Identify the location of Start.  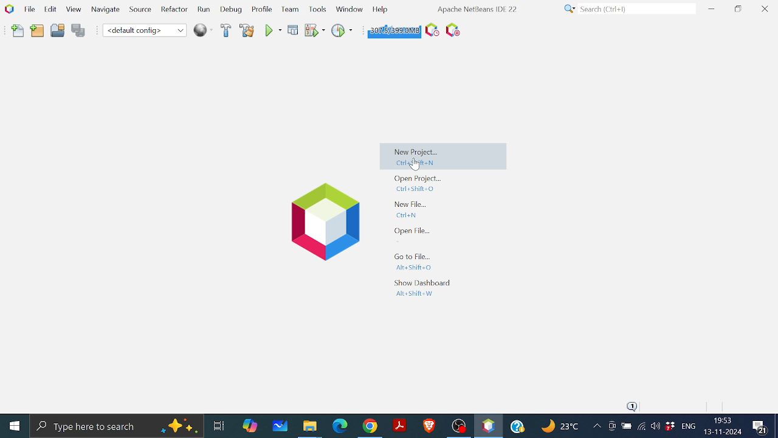
(16, 425).